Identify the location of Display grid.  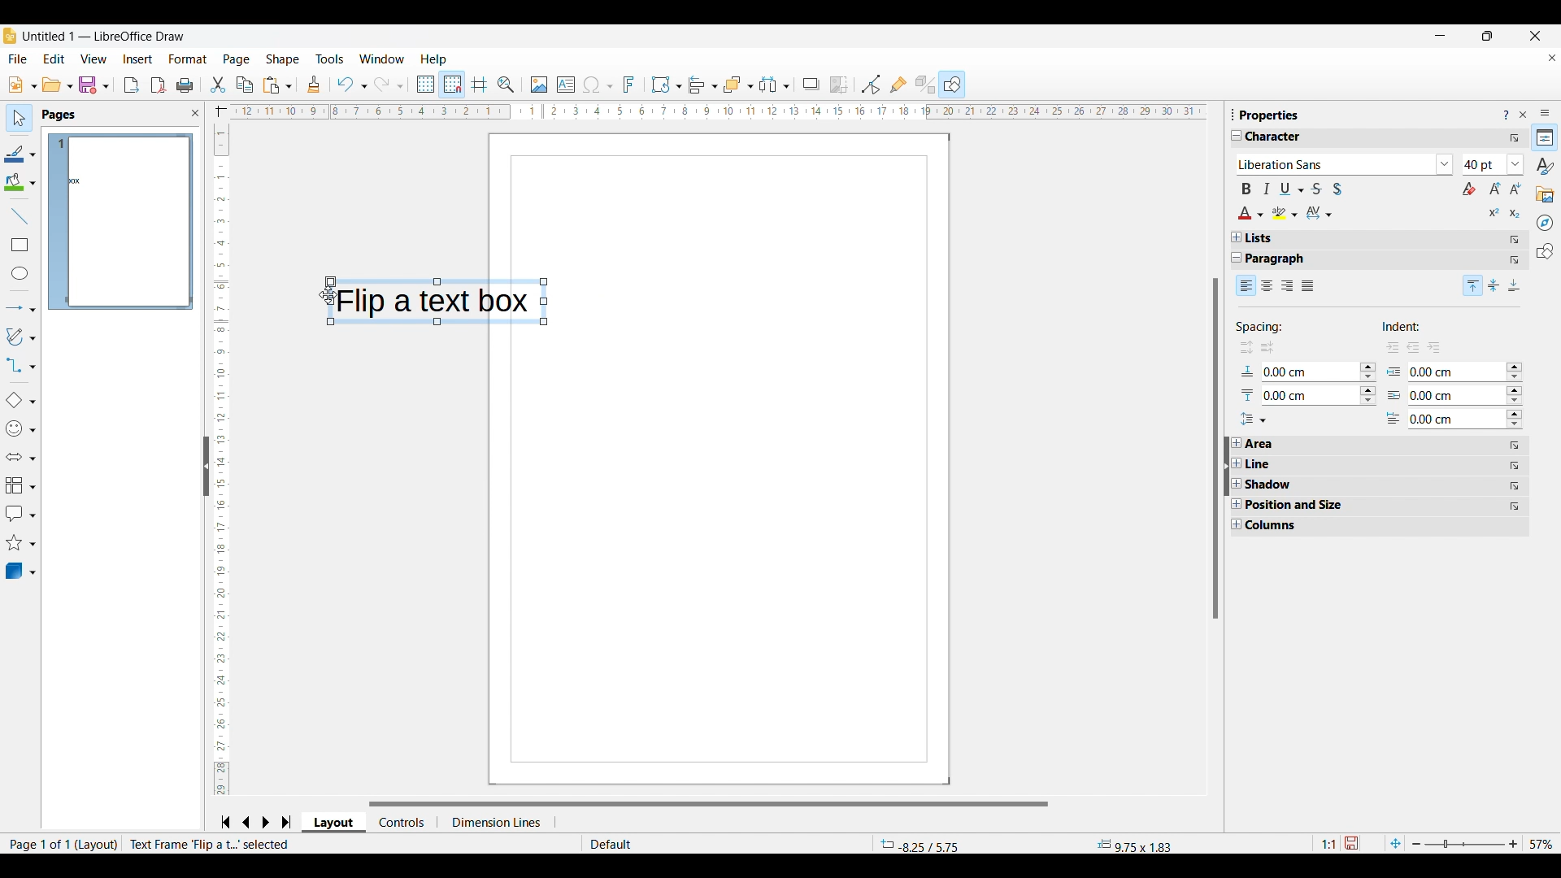
(424, 85).